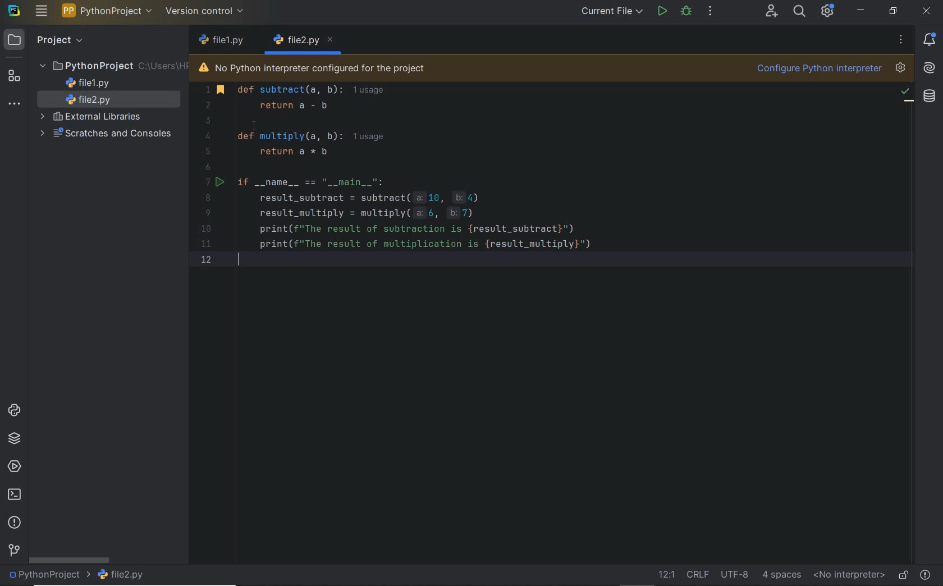 This screenshot has width=943, height=586. Describe the element at coordinates (926, 573) in the screenshot. I see `problems` at that location.